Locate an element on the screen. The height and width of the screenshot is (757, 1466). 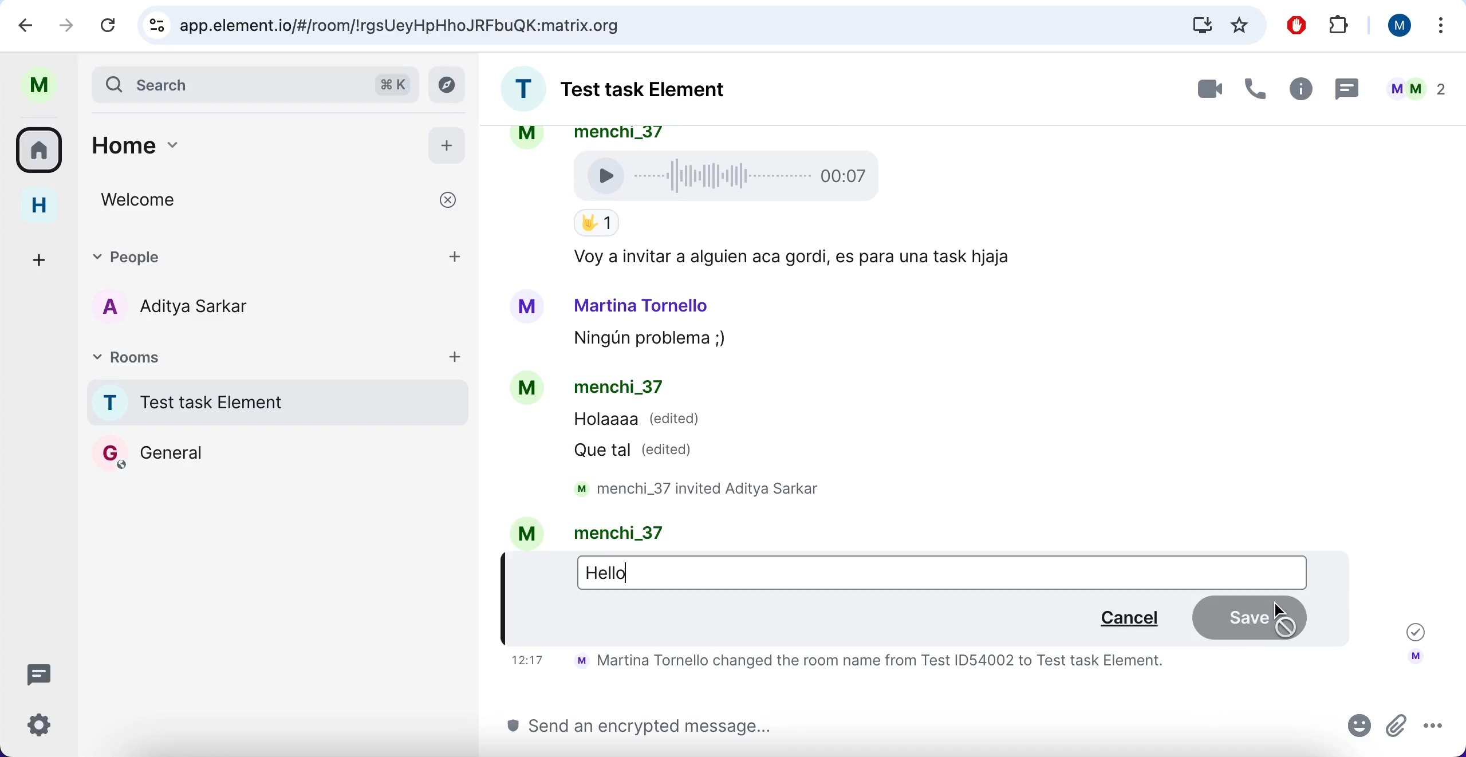
reload current page is located at coordinates (113, 25).